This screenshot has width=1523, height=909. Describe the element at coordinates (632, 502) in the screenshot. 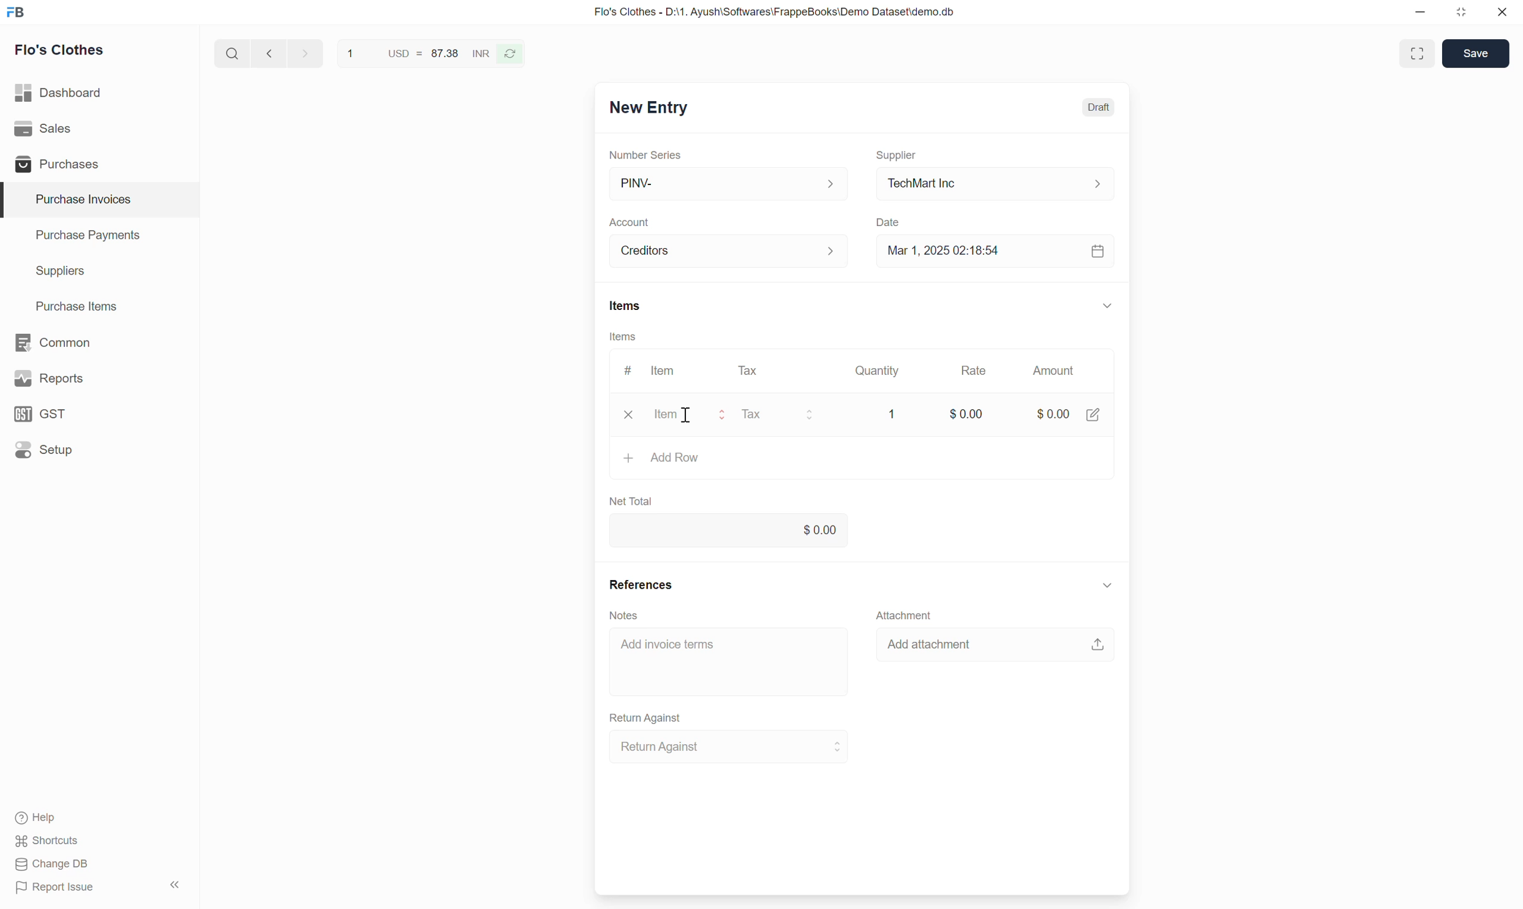

I see `Net Total` at that location.